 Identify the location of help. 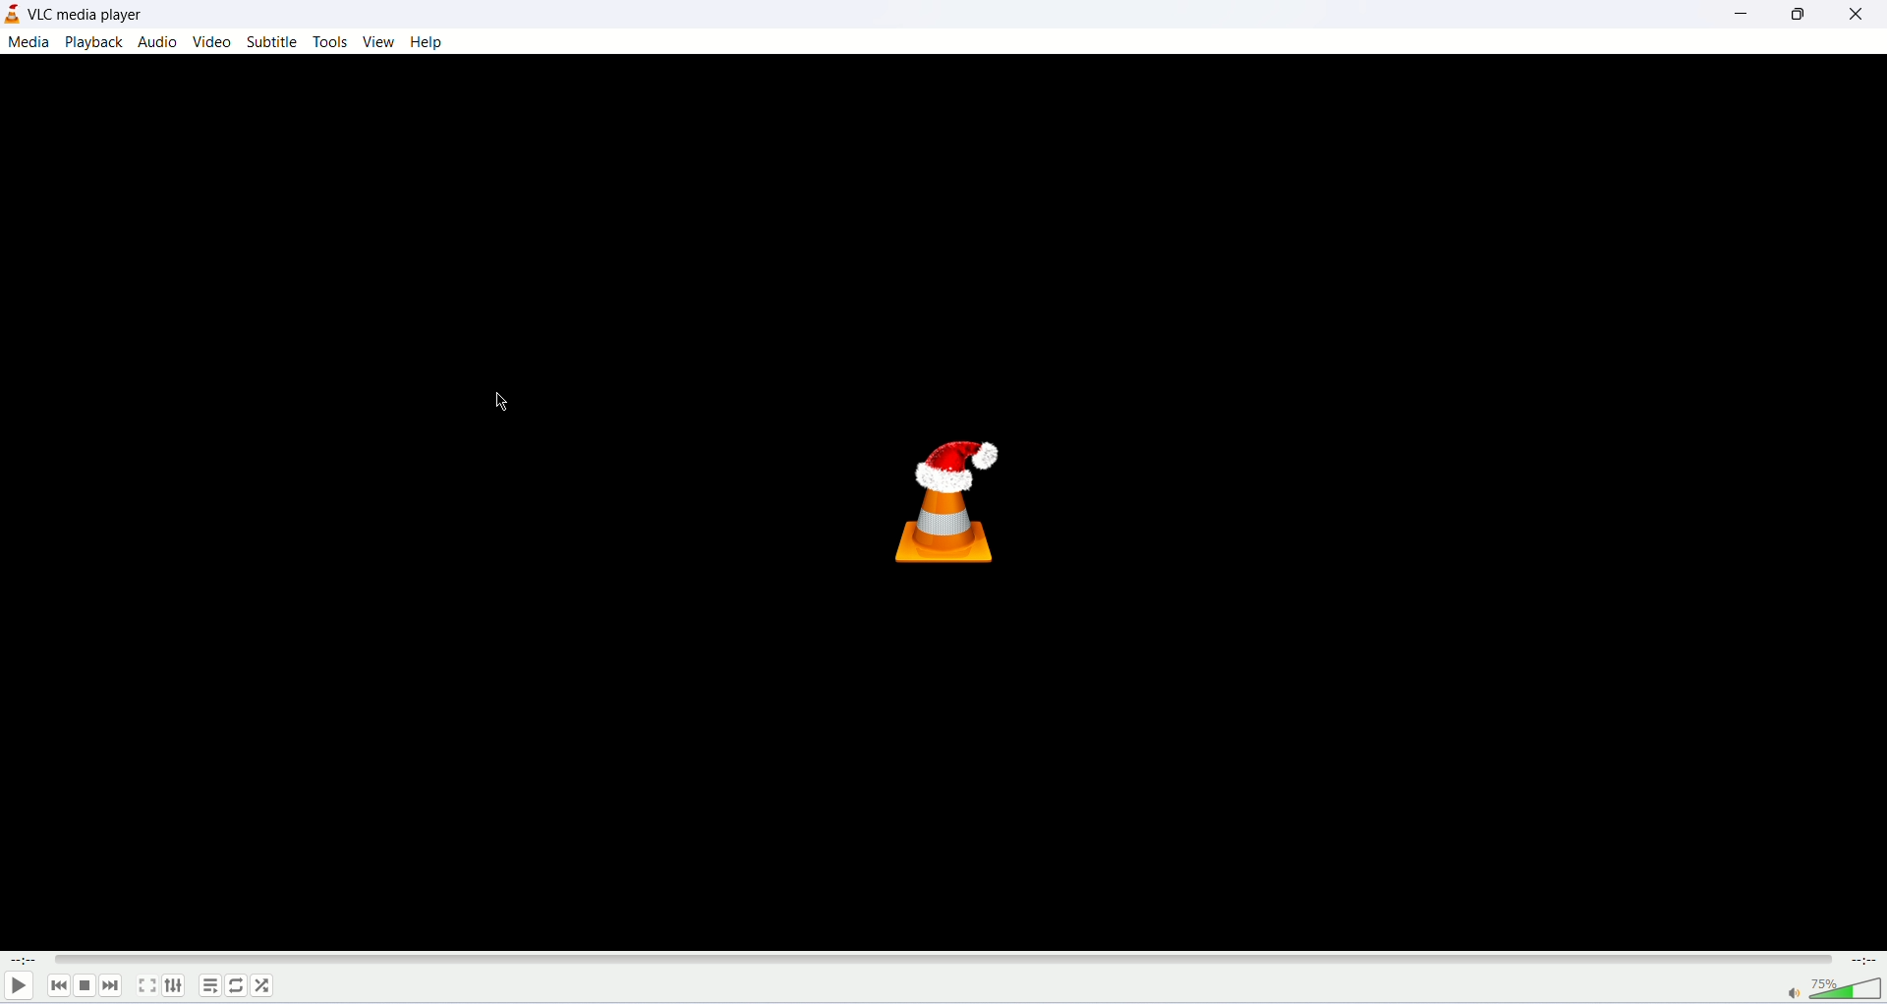
(429, 42).